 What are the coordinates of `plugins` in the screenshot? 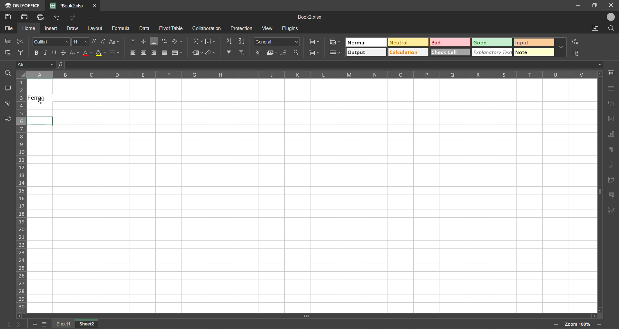 It's located at (290, 28).